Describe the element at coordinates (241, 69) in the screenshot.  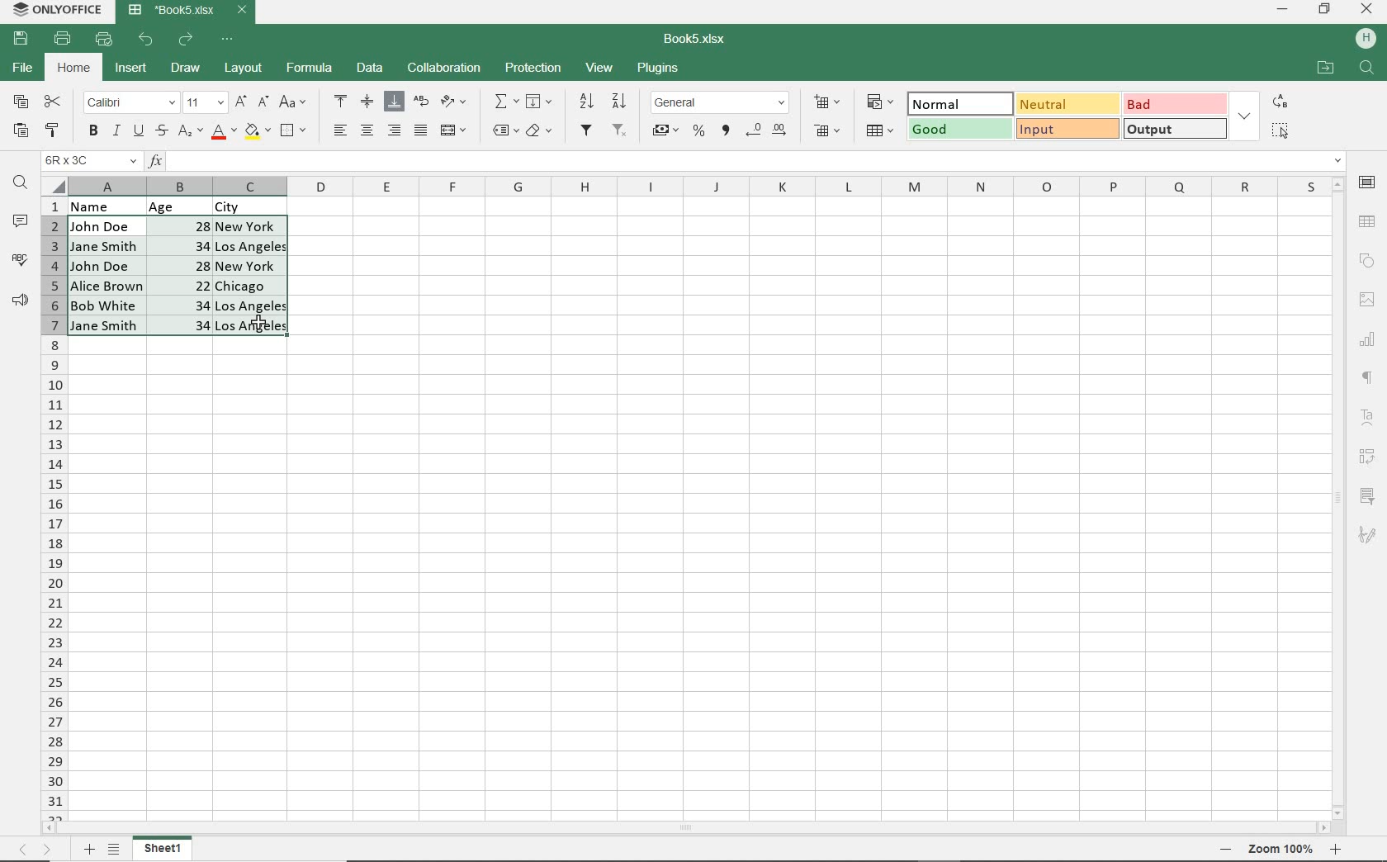
I see `LAYOUT` at that location.